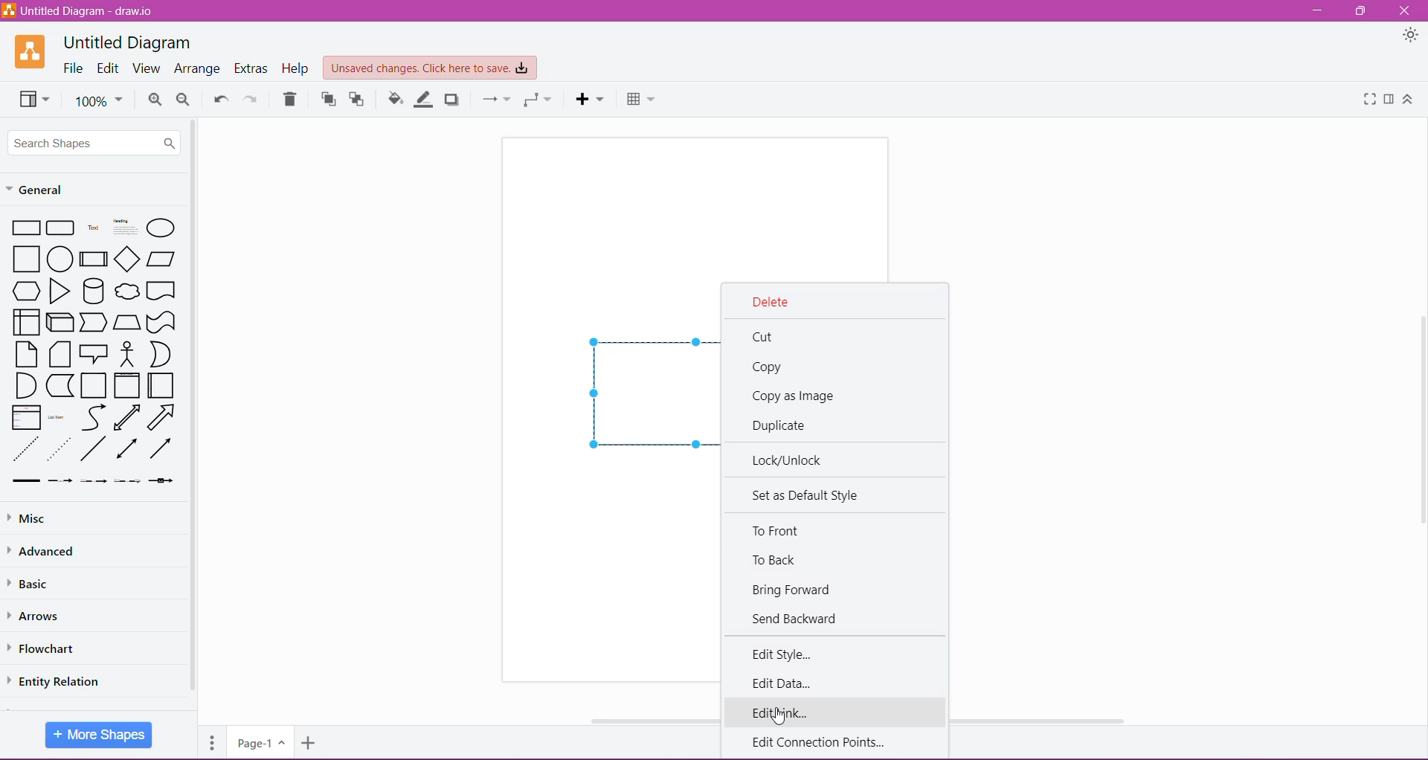 Image resolution: width=1428 pixels, height=760 pixels. What do you see at coordinates (1362, 10) in the screenshot?
I see `Restore Down` at bounding box center [1362, 10].